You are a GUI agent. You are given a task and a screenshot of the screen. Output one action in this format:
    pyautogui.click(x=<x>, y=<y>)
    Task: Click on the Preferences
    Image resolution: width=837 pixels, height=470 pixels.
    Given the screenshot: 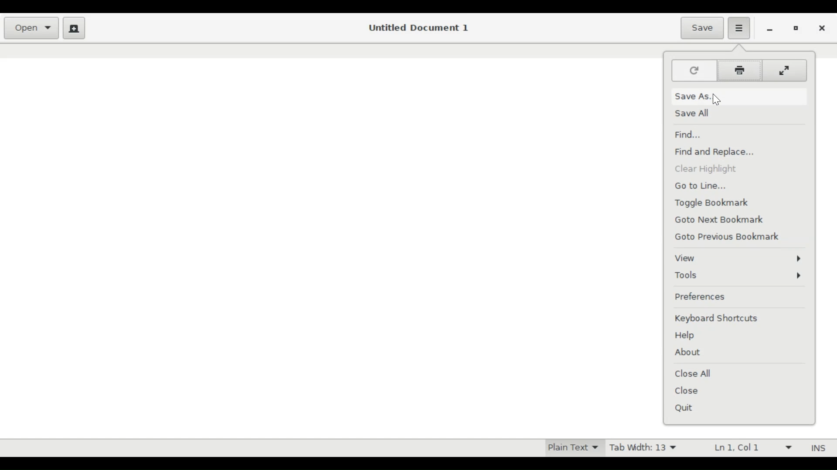 What is the action you would take?
    pyautogui.click(x=703, y=297)
    